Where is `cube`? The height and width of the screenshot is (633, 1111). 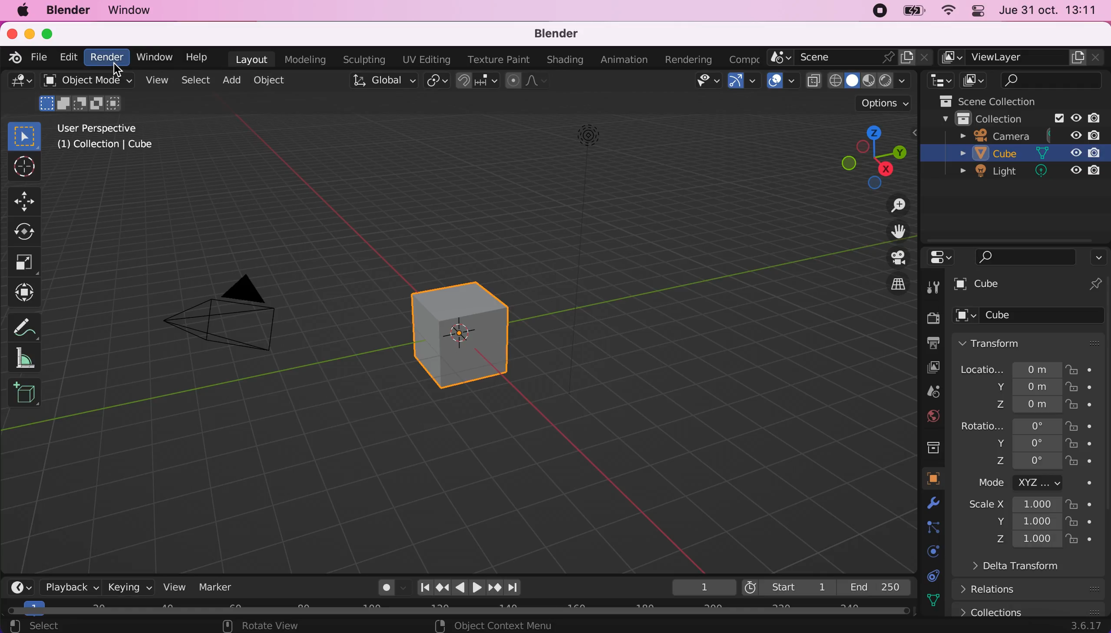 cube is located at coordinates (1019, 155).